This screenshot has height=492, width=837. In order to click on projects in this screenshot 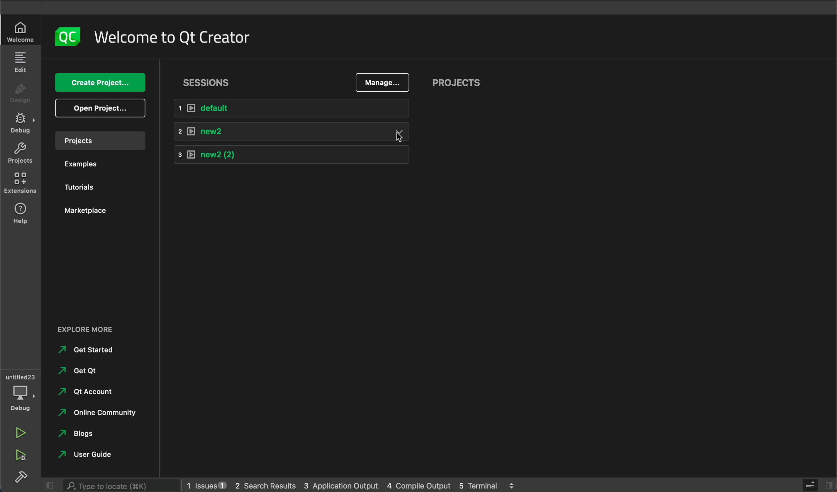, I will do `click(21, 154)`.